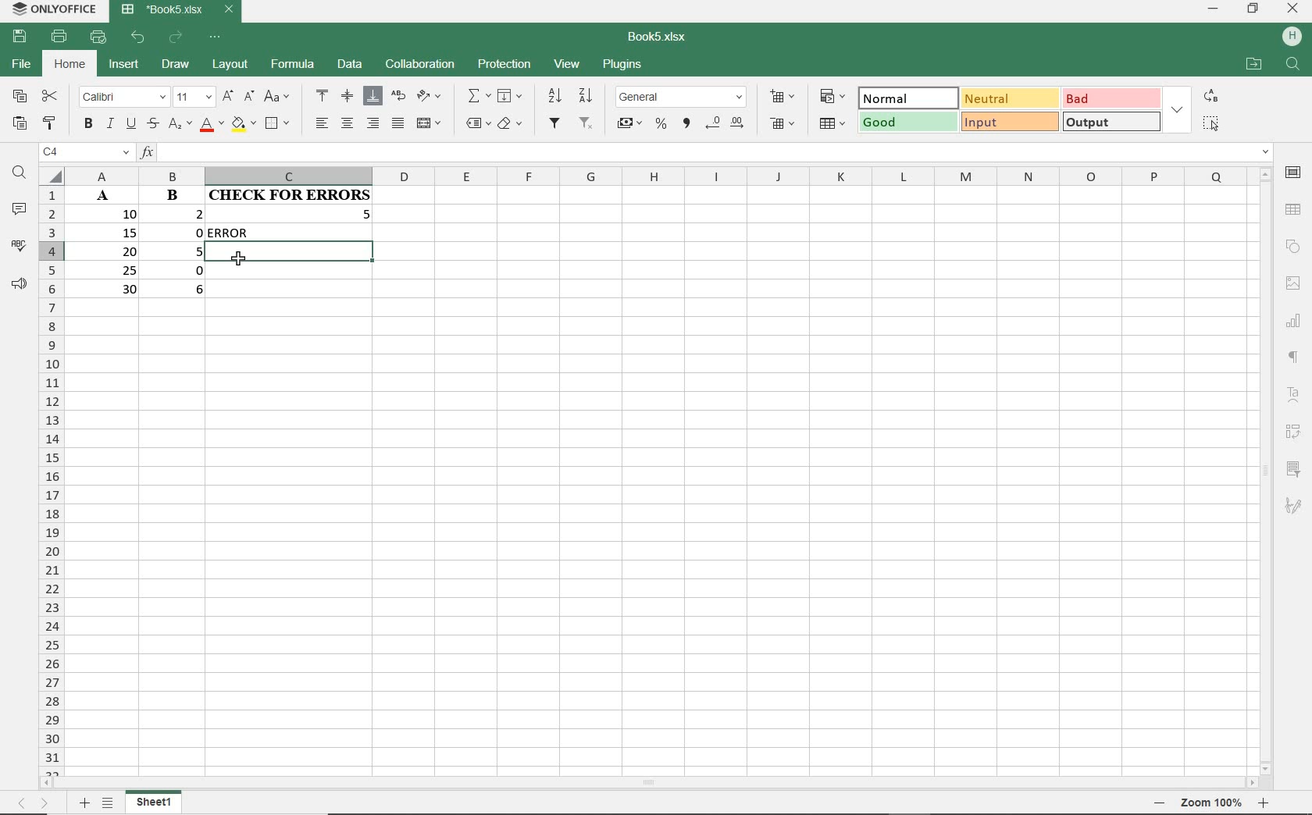  I want to click on CLEAR, so click(512, 123).